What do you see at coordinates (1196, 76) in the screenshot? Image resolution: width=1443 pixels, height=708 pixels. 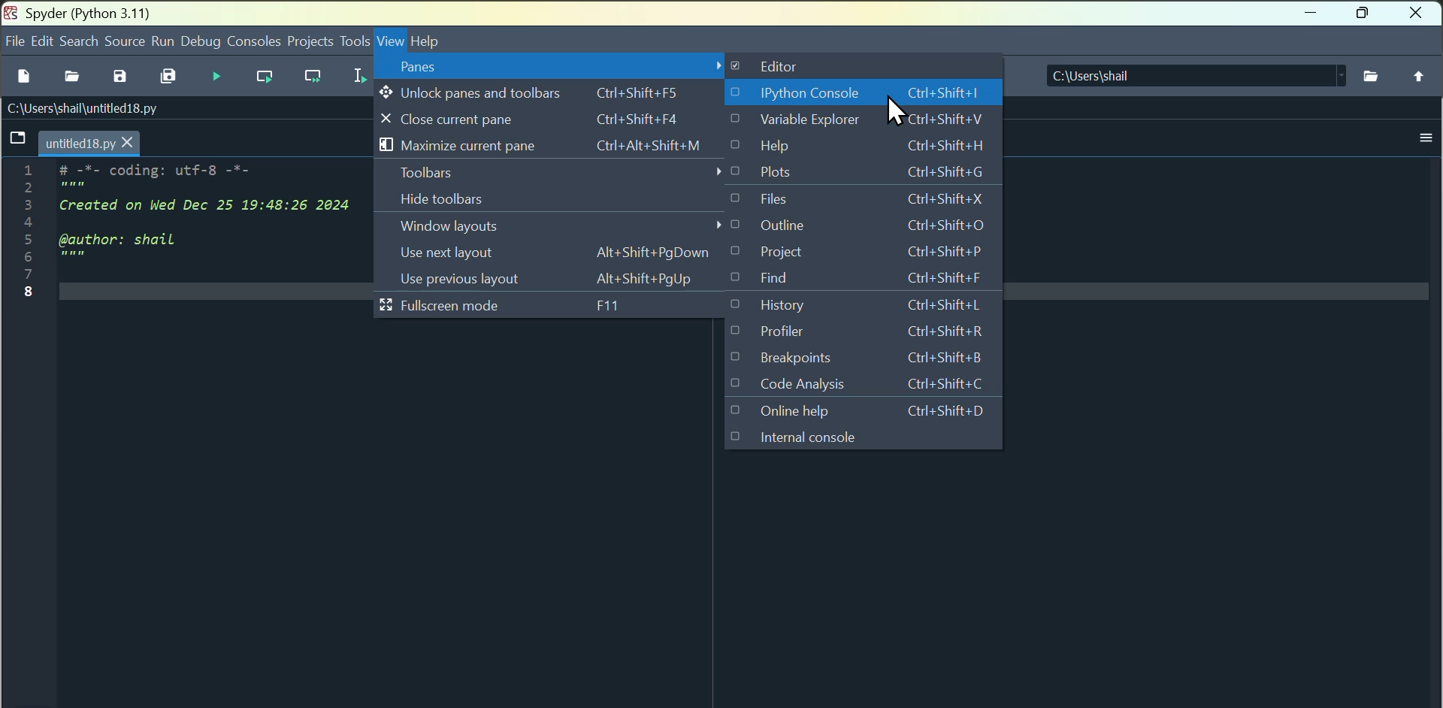 I see `C:\Users\shail` at bounding box center [1196, 76].